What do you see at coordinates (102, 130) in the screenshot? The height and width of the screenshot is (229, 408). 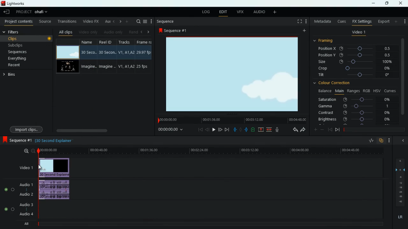 I see `scroll` at bounding box center [102, 130].